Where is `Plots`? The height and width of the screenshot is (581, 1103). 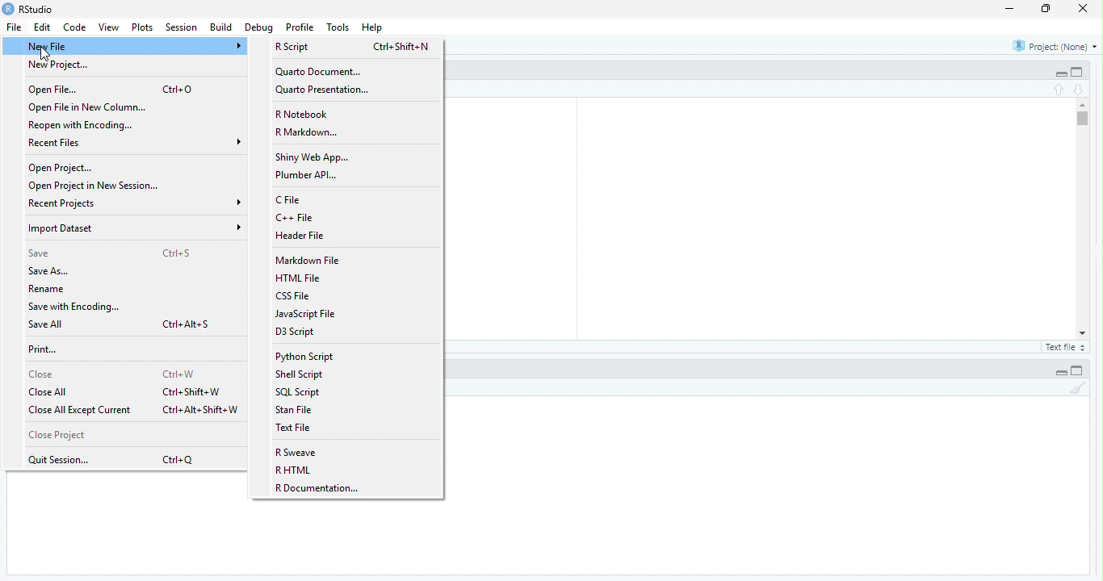
Plots is located at coordinates (144, 28).